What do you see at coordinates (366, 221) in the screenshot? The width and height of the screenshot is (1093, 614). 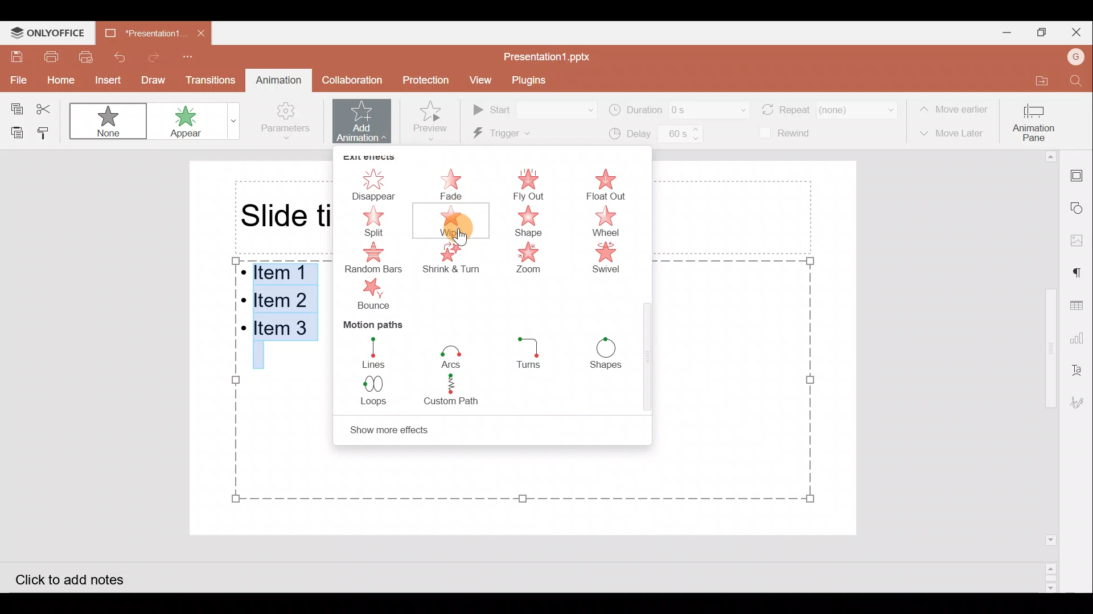 I see `Split` at bounding box center [366, 221].